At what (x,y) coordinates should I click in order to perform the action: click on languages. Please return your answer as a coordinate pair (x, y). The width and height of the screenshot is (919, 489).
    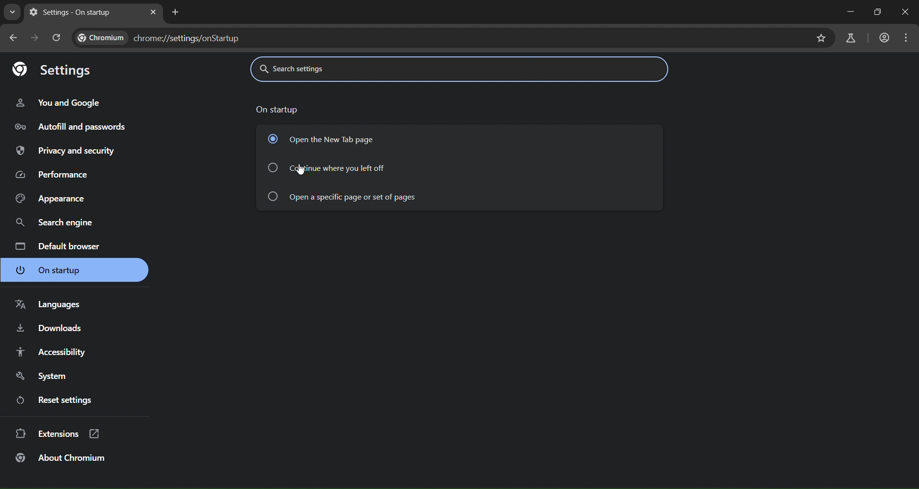
    Looking at the image, I should click on (48, 306).